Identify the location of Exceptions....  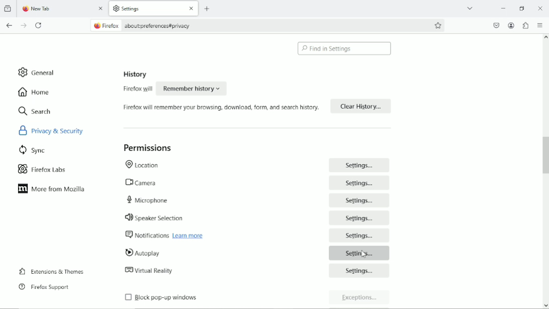
(360, 298).